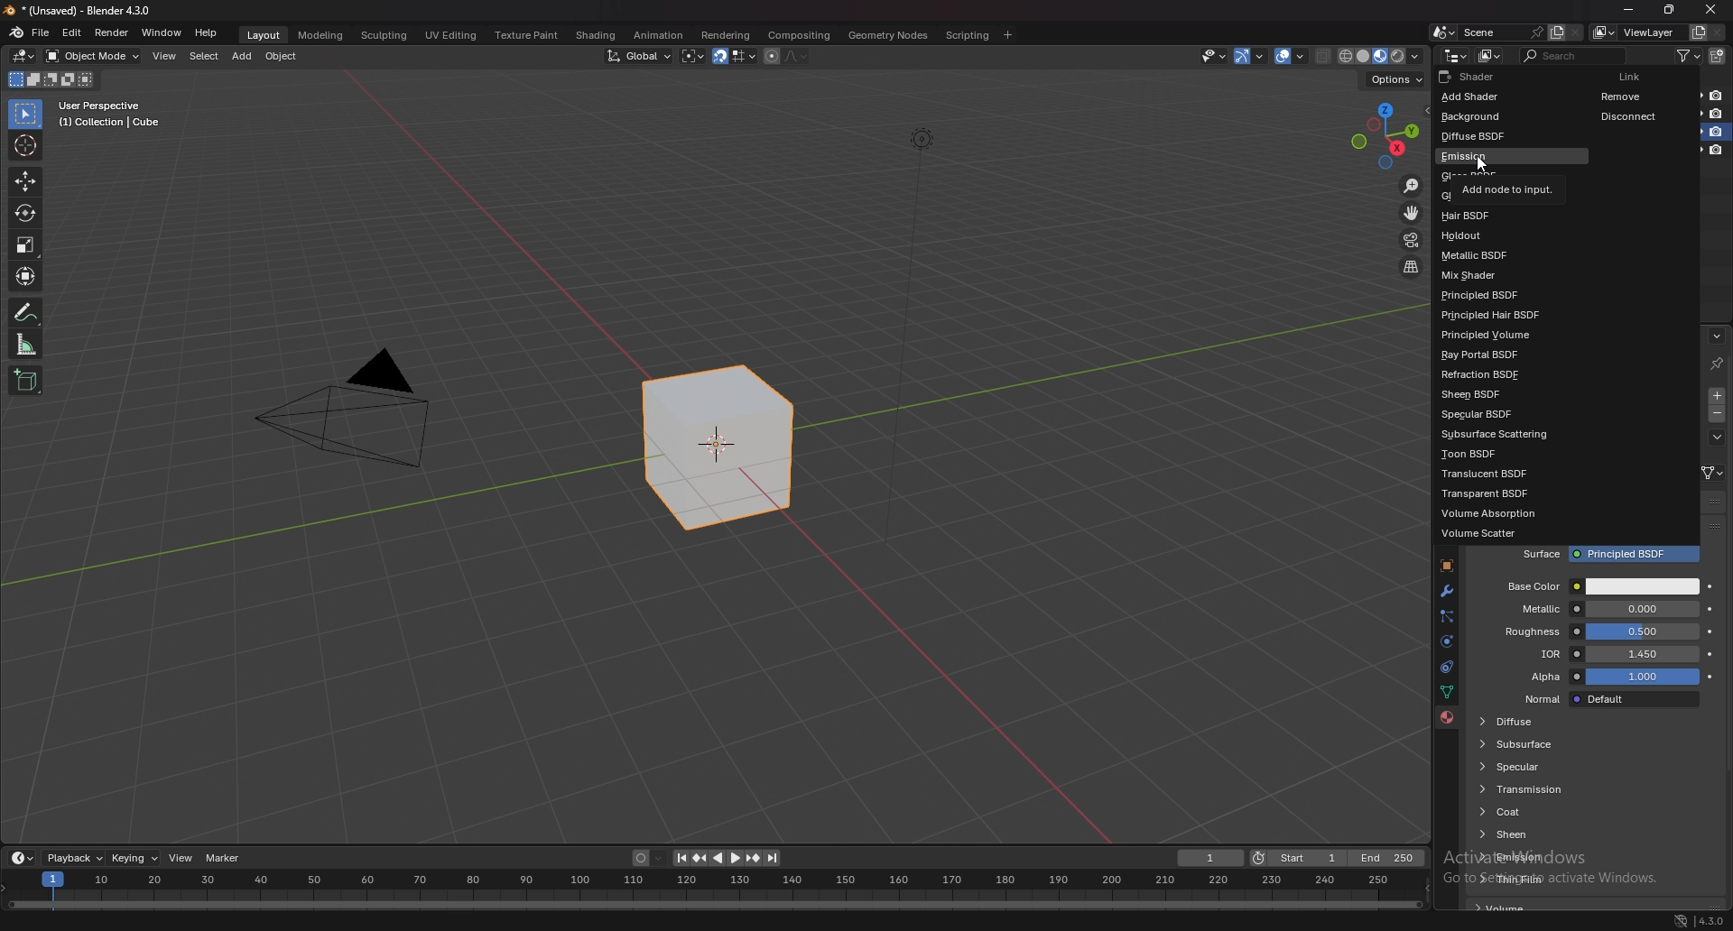 The image size is (1733, 931). I want to click on view, so click(166, 56).